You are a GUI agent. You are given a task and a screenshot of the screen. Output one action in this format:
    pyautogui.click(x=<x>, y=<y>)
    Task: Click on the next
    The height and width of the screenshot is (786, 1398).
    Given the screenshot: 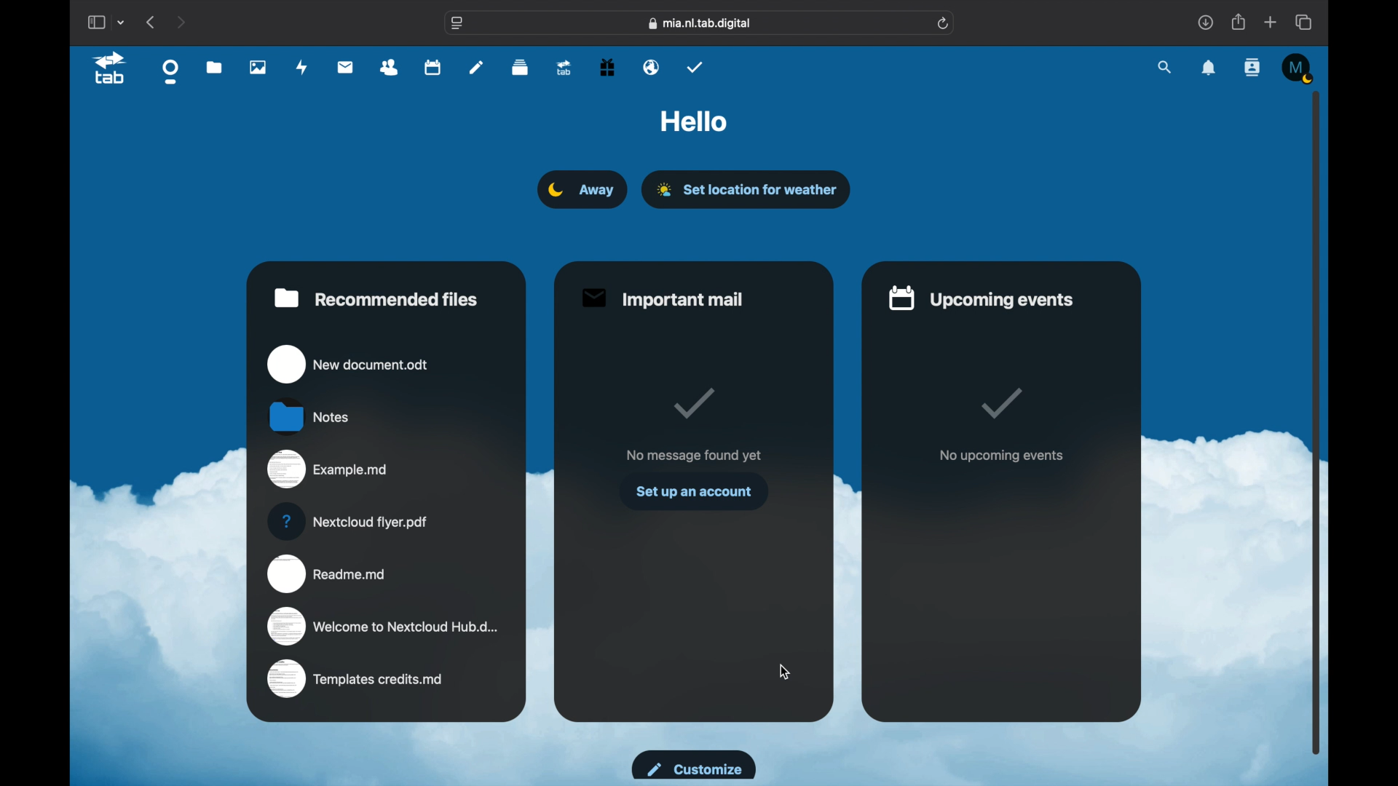 What is the action you would take?
    pyautogui.click(x=181, y=22)
    